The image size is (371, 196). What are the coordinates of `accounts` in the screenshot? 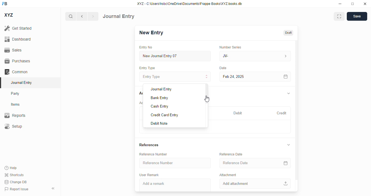 It's located at (140, 94).